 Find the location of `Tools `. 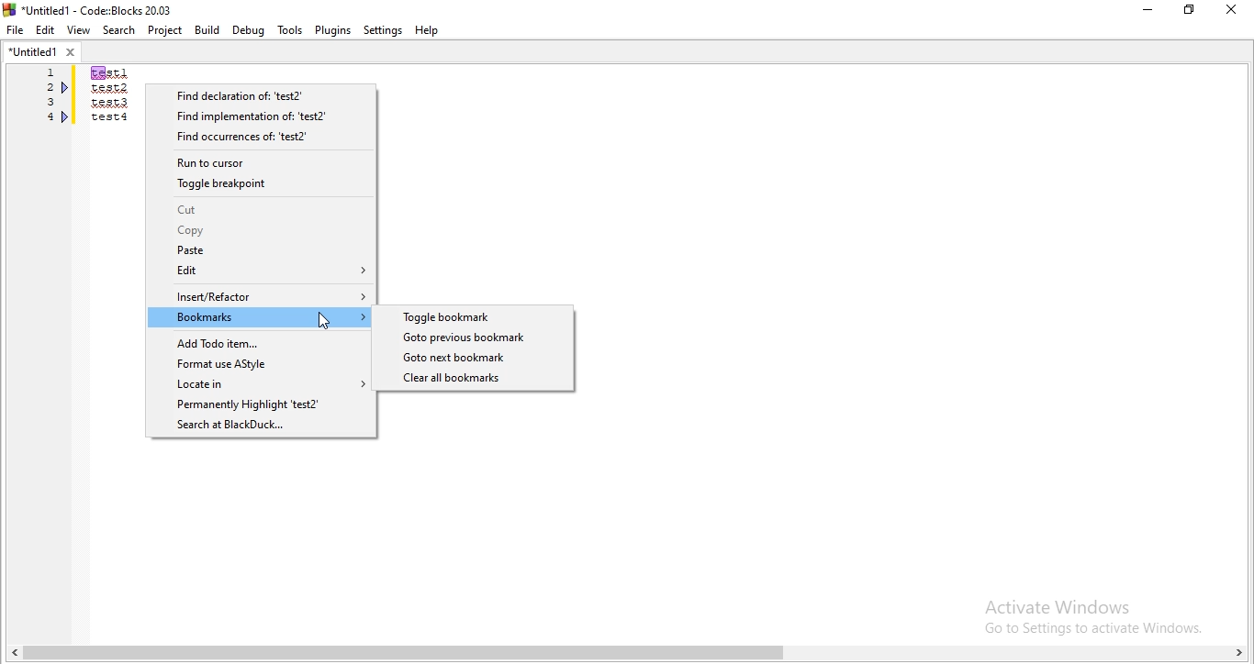

Tools  is located at coordinates (289, 30).